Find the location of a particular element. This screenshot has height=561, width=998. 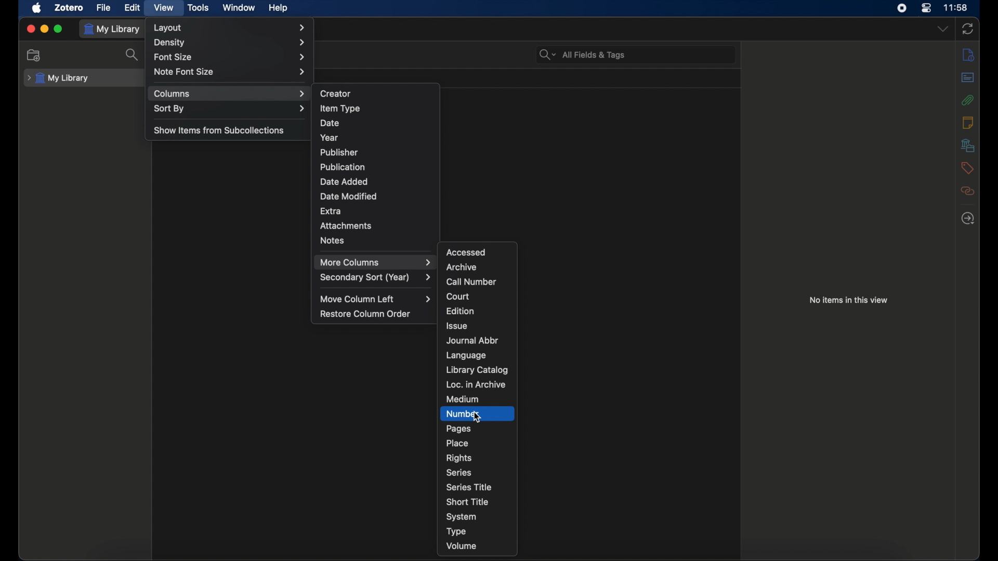

search is located at coordinates (135, 55).